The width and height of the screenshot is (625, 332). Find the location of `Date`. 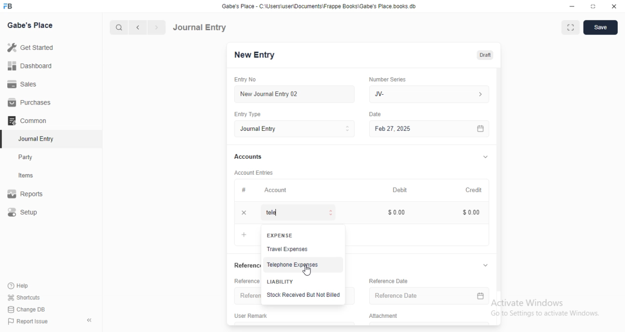

Date is located at coordinates (377, 113).